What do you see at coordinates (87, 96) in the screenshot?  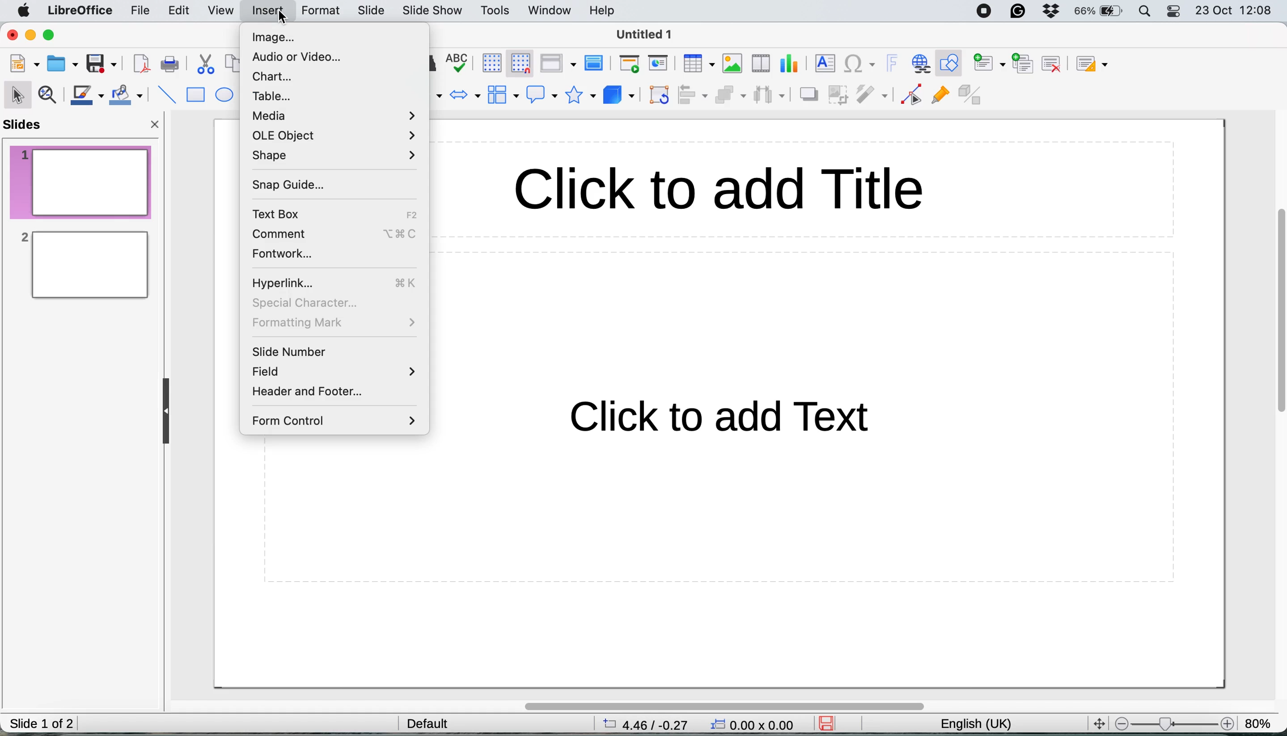 I see `line color` at bounding box center [87, 96].